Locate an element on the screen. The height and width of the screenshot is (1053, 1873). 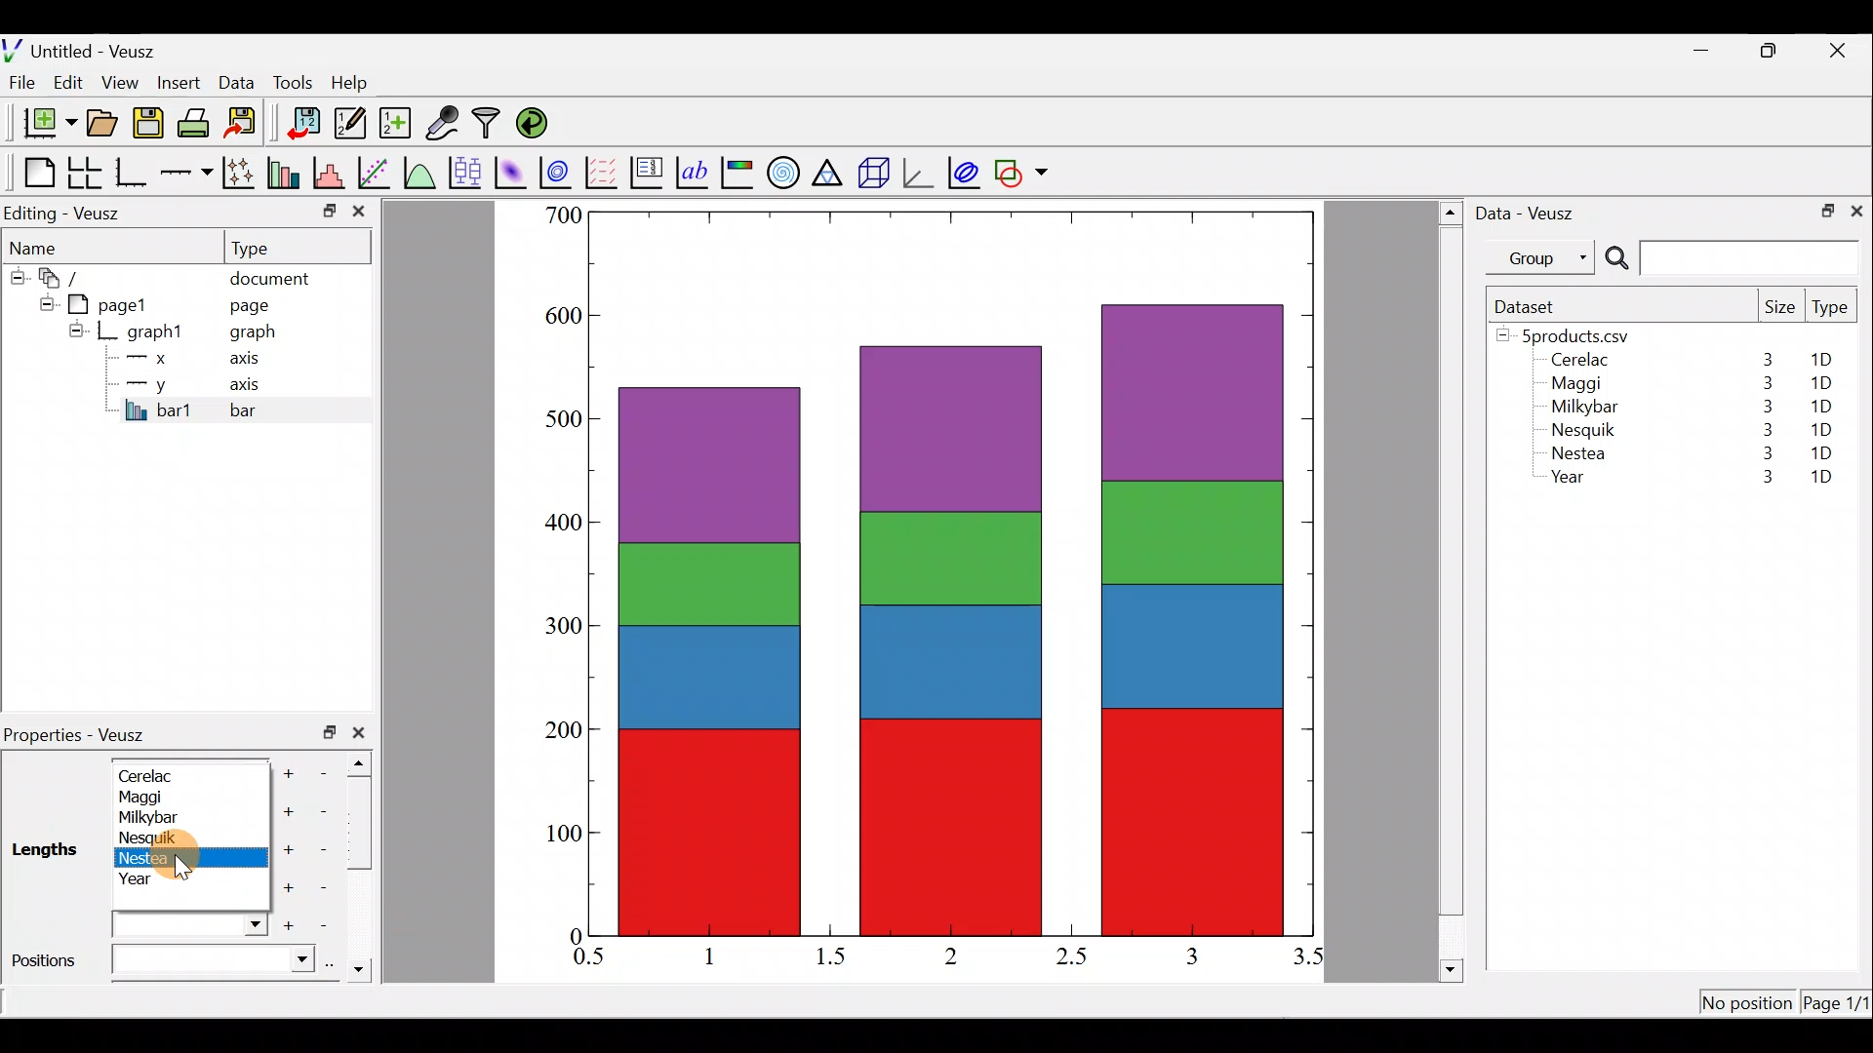
Base graph is located at coordinates (133, 173).